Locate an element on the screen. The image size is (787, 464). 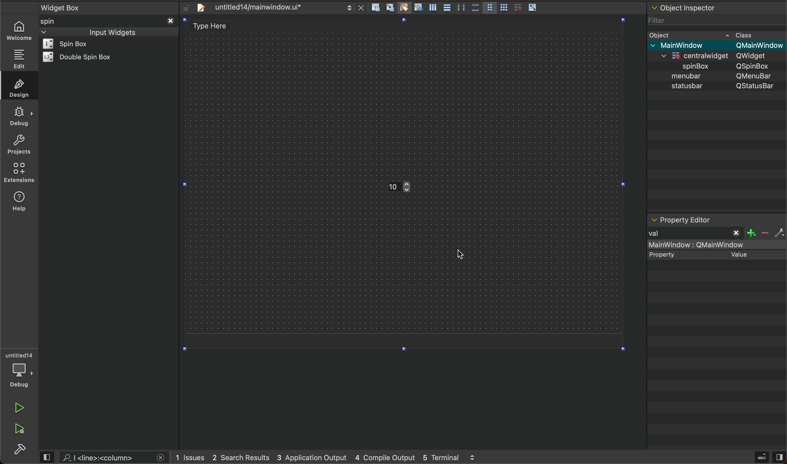
layout action is located at coordinates (457, 6).